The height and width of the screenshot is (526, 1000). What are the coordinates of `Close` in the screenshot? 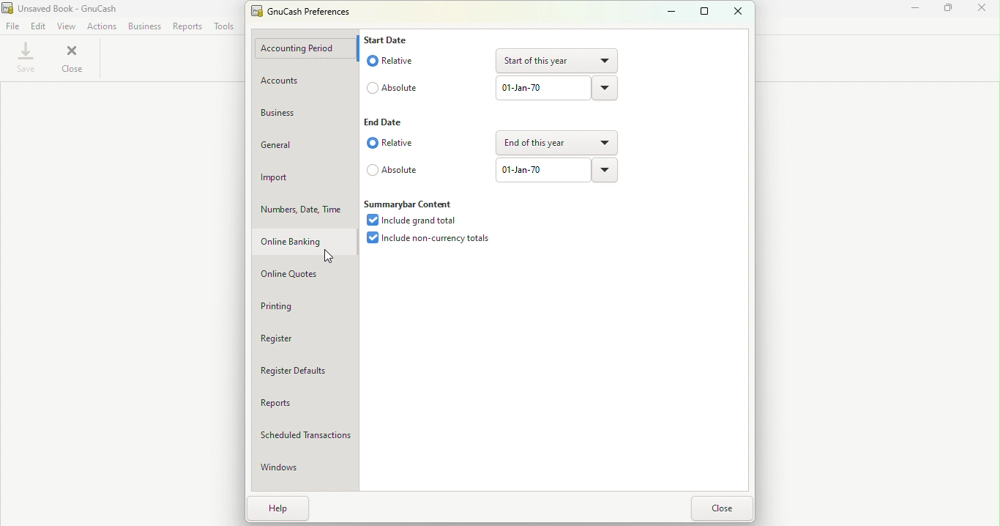 It's located at (79, 59).